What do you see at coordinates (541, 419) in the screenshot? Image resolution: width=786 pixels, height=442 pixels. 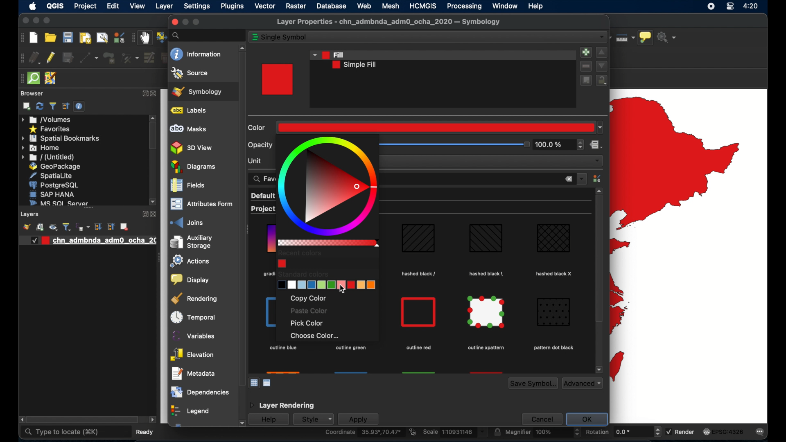 I see `cancel` at bounding box center [541, 419].